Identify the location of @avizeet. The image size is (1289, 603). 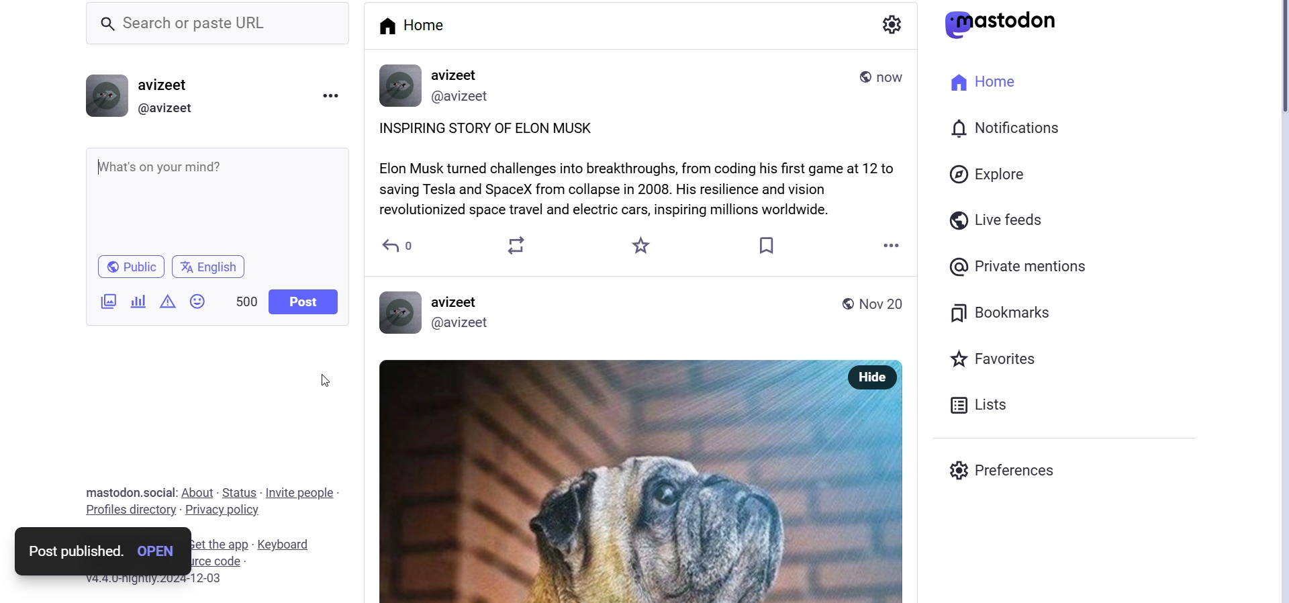
(168, 107).